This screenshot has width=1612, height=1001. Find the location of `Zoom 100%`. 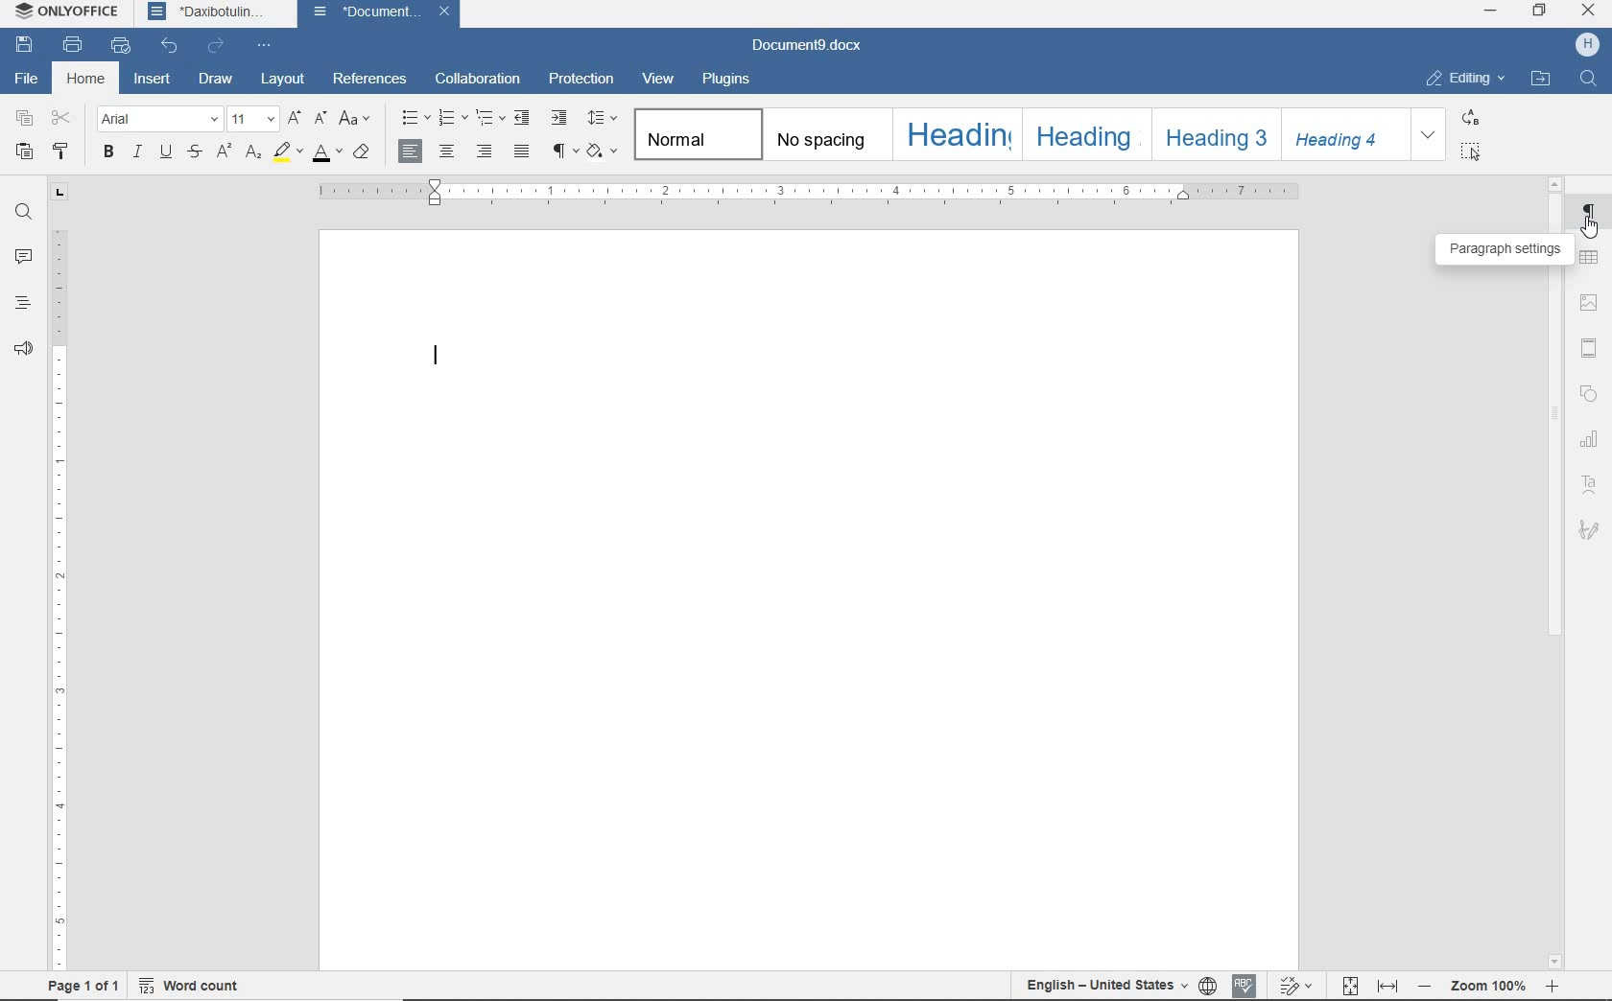

Zoom 100% is located at coordinates (1487, 986).